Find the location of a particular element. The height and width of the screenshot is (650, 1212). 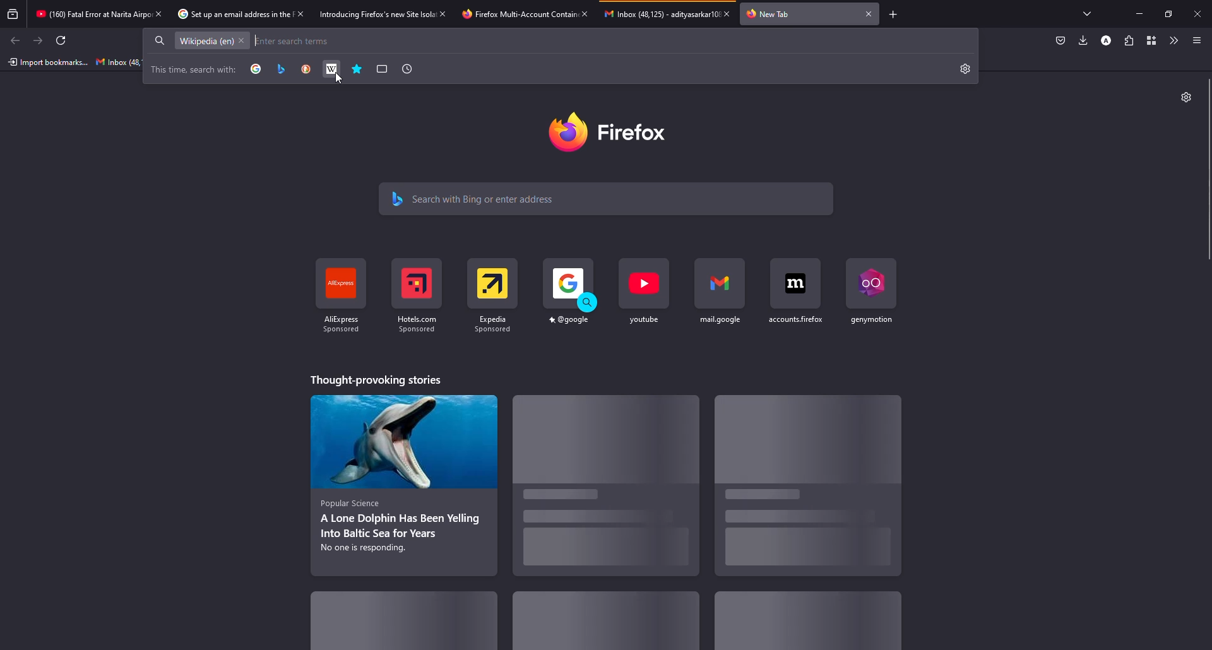

close is located at coordinates (586, 13).